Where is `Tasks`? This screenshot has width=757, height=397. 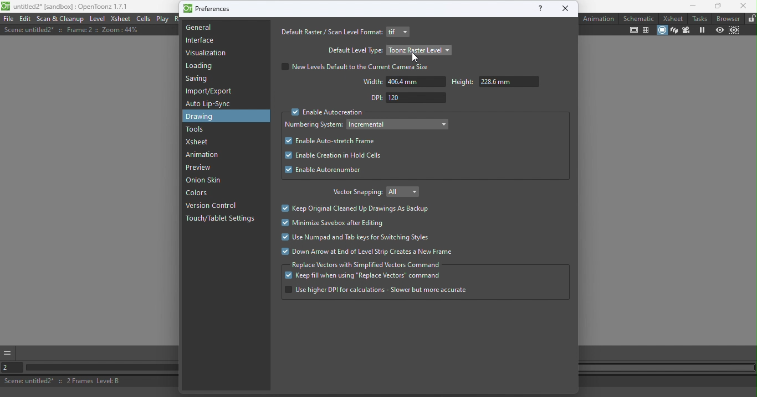 Tasks is located at coordinates (699, 18).